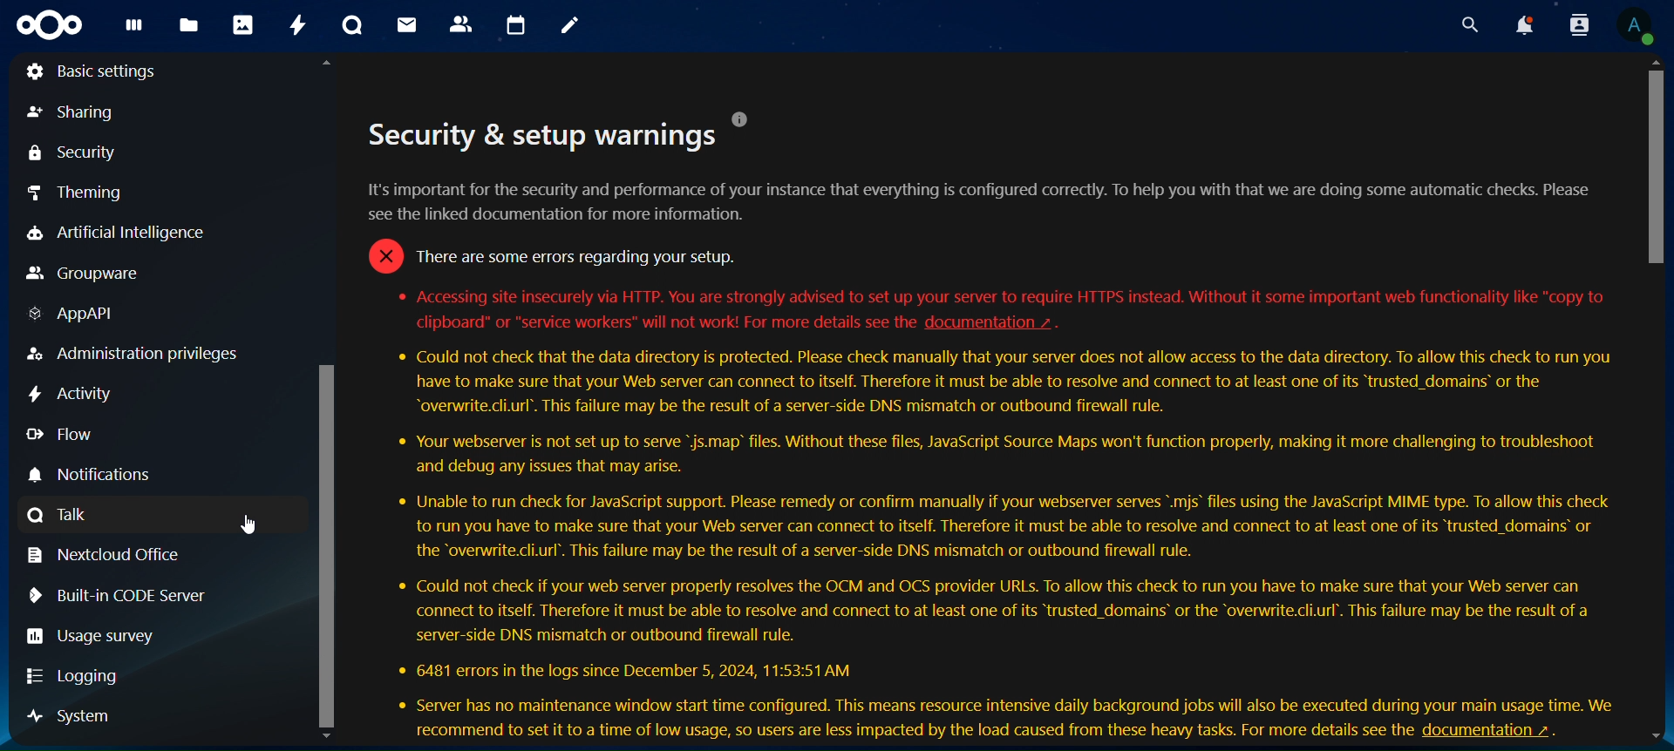  I want to click on notes, so click(572, 27).